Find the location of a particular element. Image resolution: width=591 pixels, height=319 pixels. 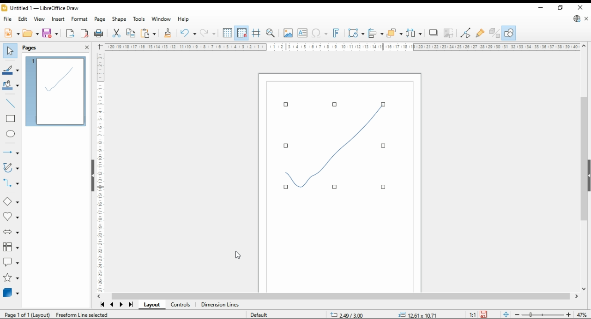

flowchart is located at coordinates (11, 248).